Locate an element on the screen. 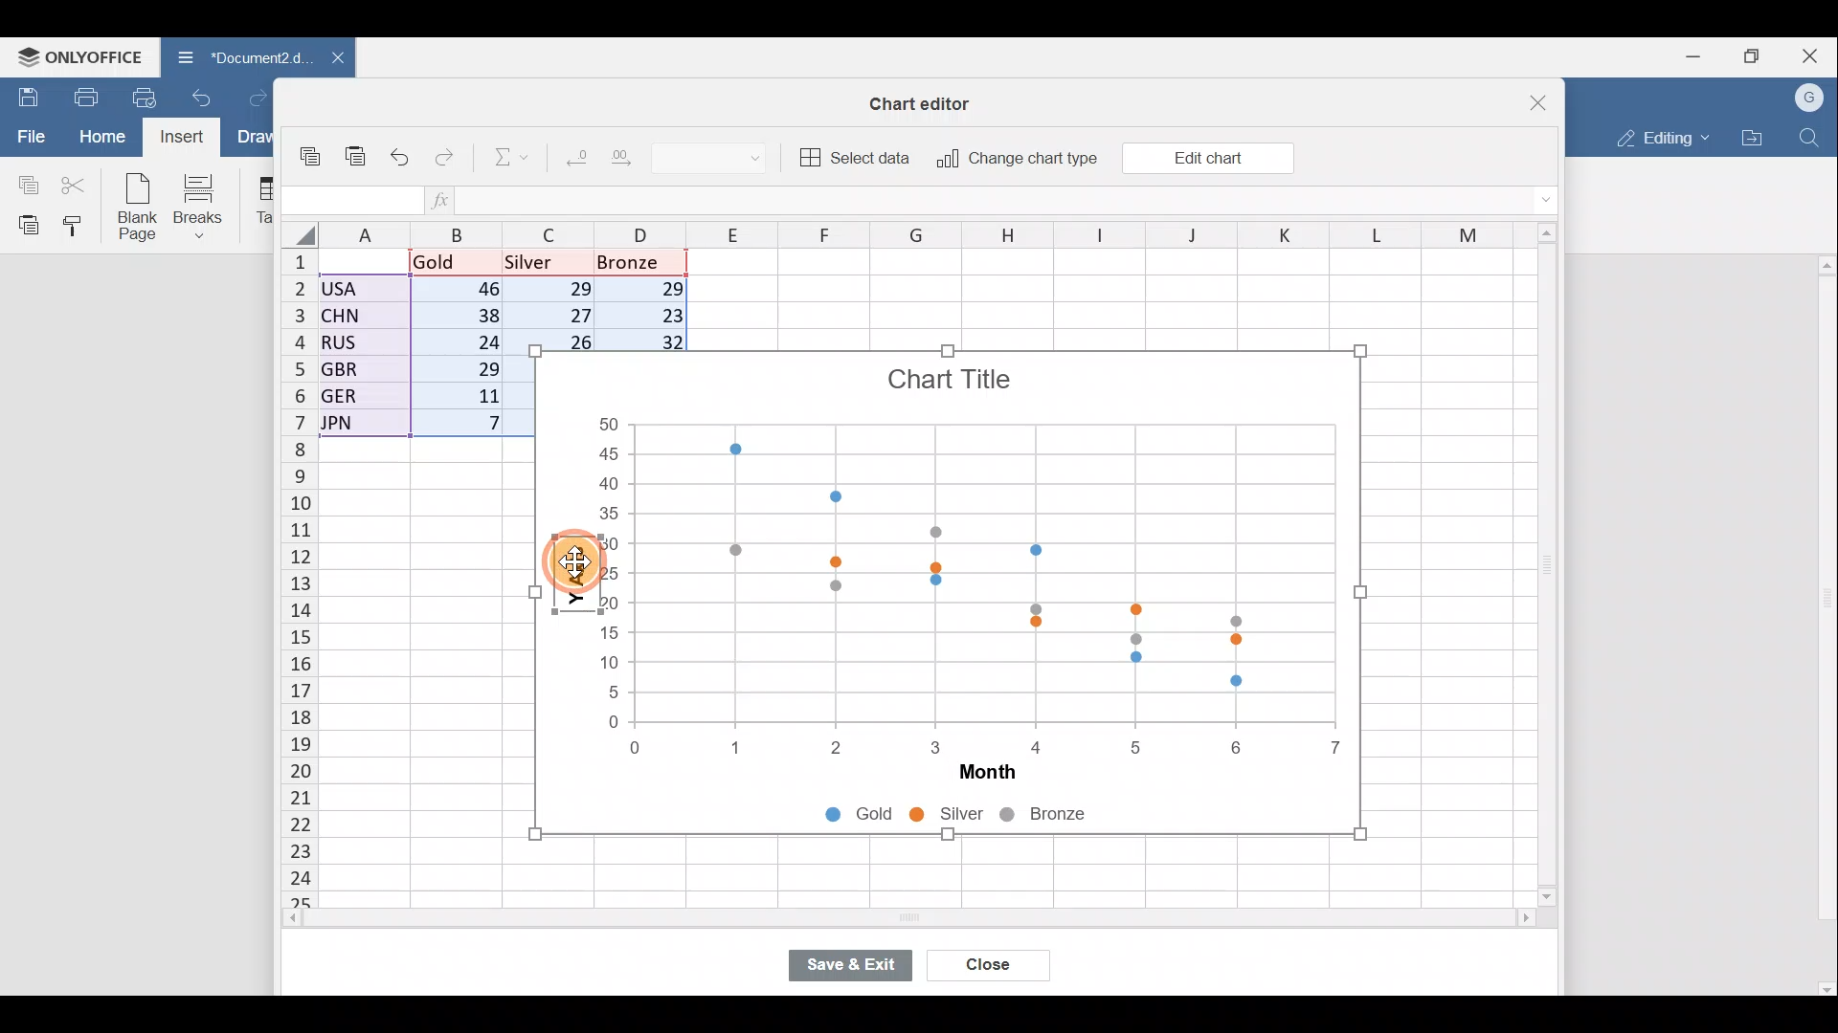  Save & exit is located at coordinates (846, 961).